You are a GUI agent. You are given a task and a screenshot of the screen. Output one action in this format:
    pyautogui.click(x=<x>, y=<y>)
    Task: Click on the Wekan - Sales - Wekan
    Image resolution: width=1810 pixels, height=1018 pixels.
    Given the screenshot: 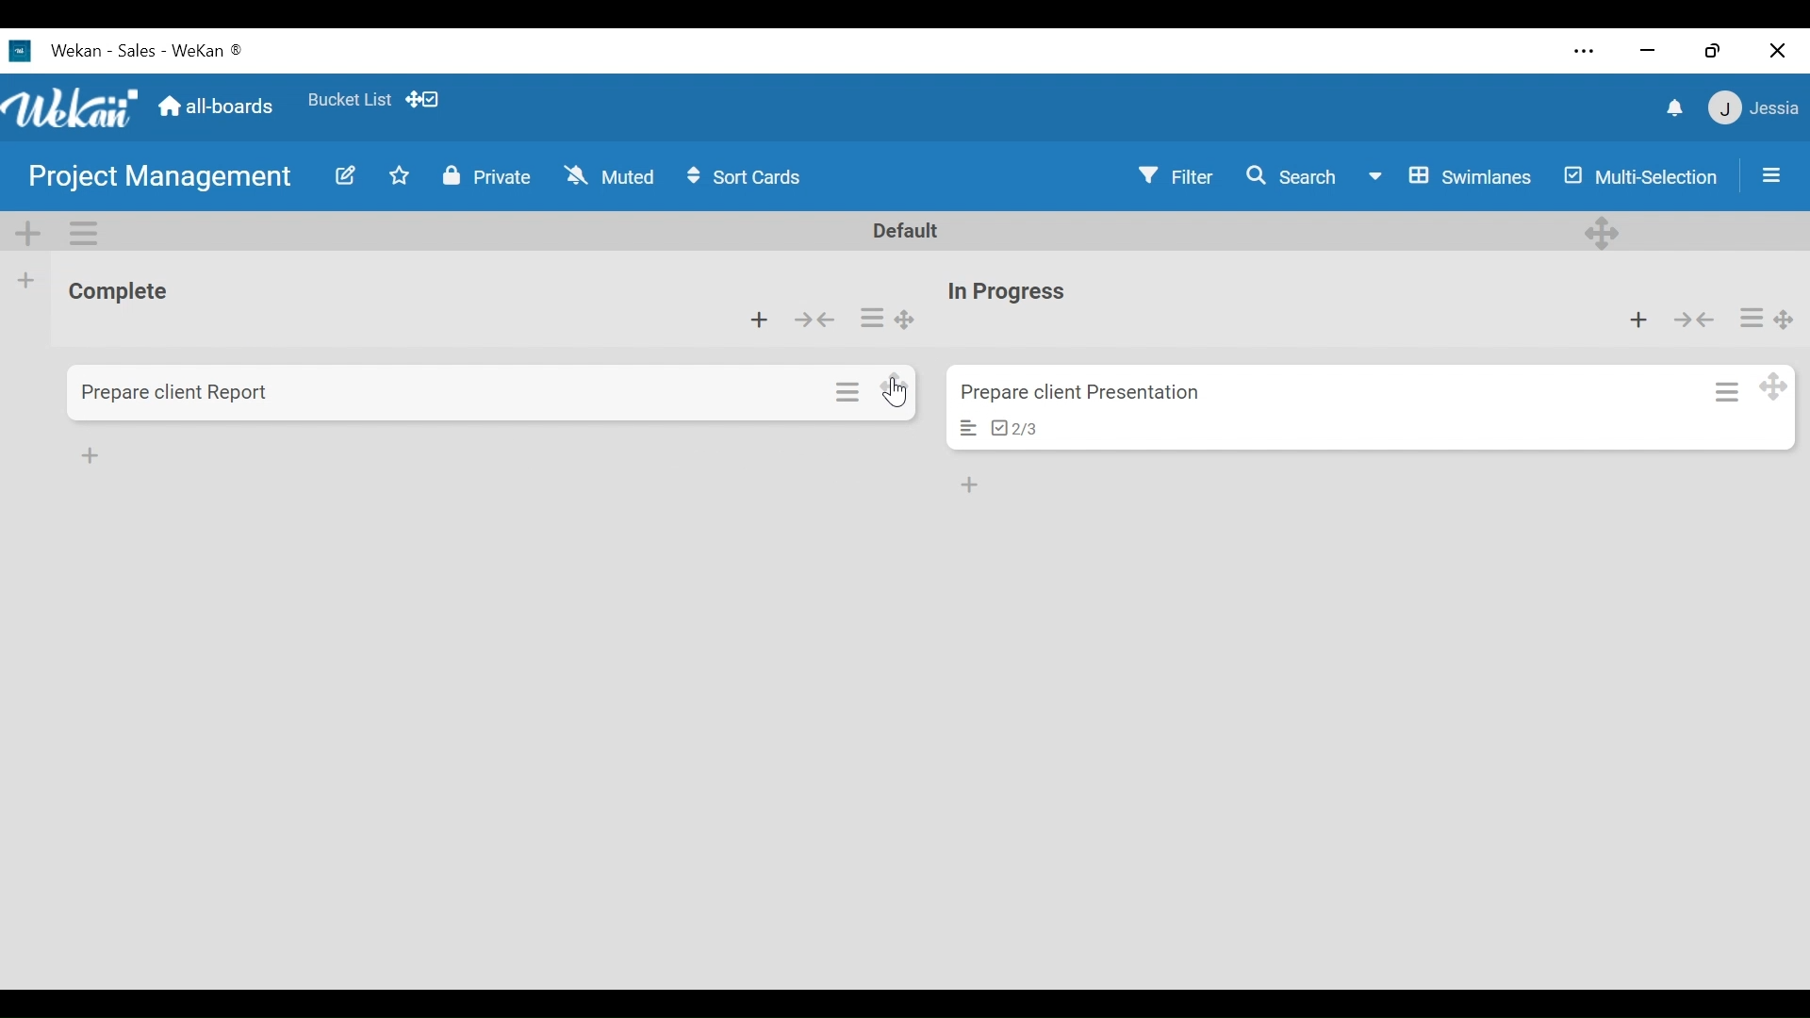 What is the action you would take?
    pyautogui.click(x=151, y=50)
    